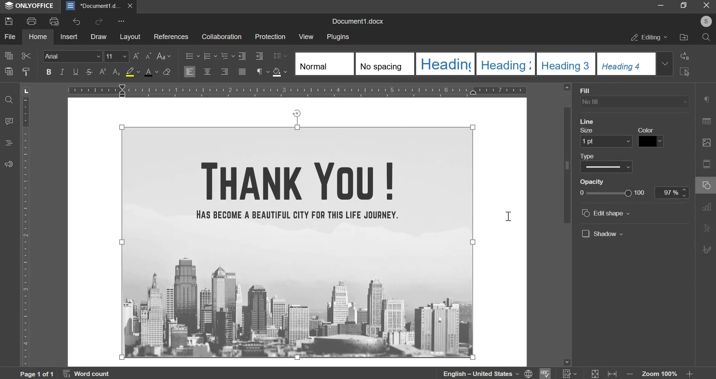  I want to click on collaboration, so click(222, 36).